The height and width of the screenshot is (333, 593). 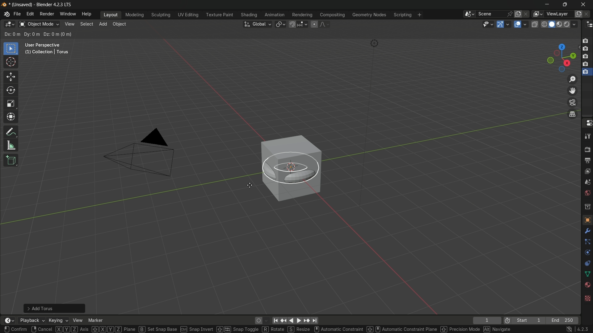 I want to click on add cube, so click(x=11, y=160).